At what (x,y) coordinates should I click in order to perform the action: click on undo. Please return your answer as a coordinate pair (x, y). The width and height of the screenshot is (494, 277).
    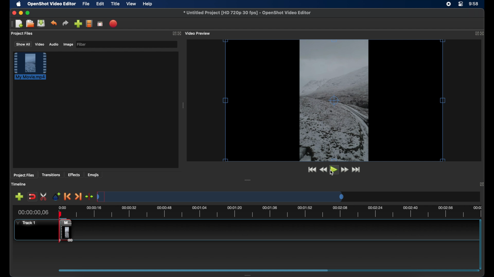
    Looking at the image, I should click on (54, 23).